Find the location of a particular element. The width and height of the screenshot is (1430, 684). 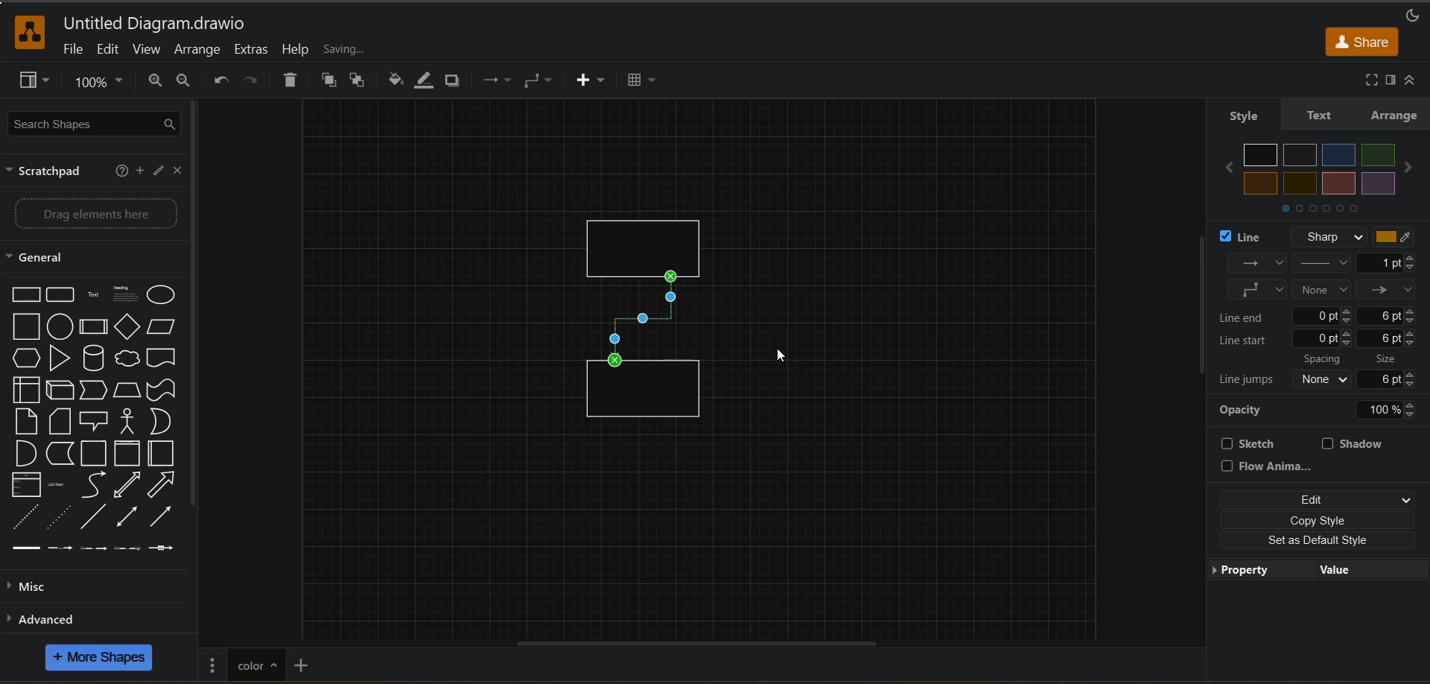

Line is located at coordinates (1247, 238).